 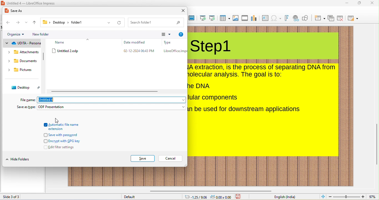 I want to click on name, so click(x=62, y=42).